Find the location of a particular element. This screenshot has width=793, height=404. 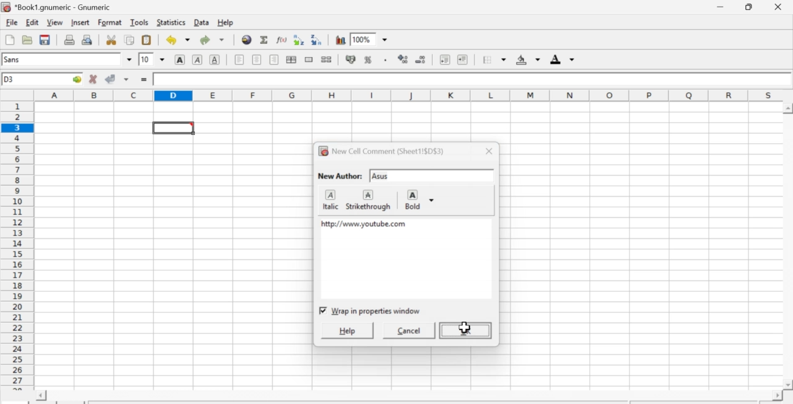

Create new workbook is located at coordinates (8, 40).